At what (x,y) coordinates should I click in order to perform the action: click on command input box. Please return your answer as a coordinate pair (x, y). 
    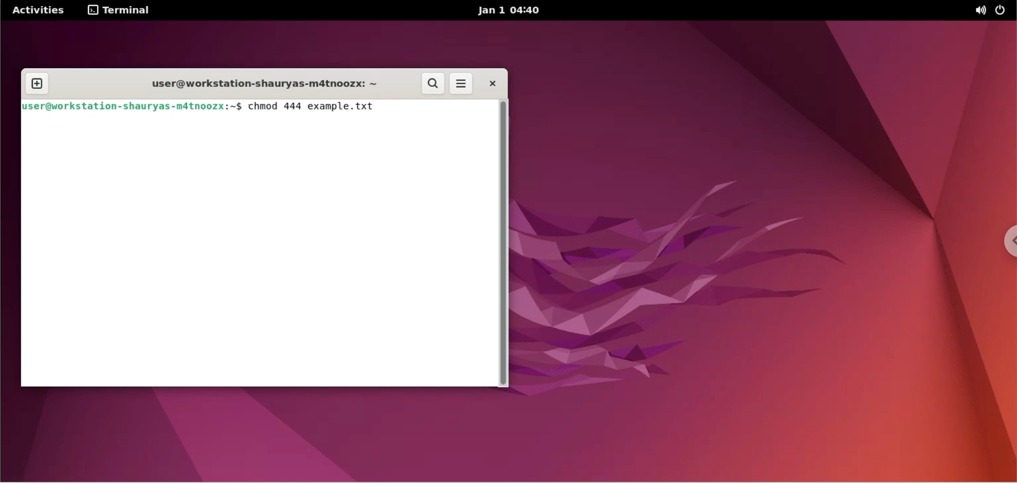
    Looking at the image, I should click on (261, 254).